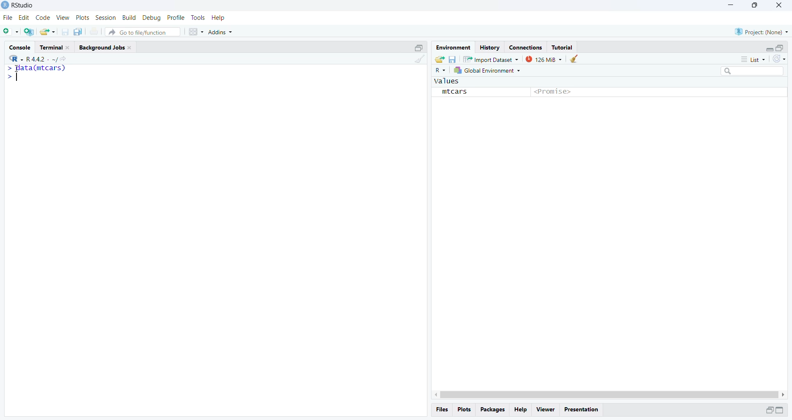 The height and width of the screenshot is (420, 792). I want to click on minimize, so click(779, 410).